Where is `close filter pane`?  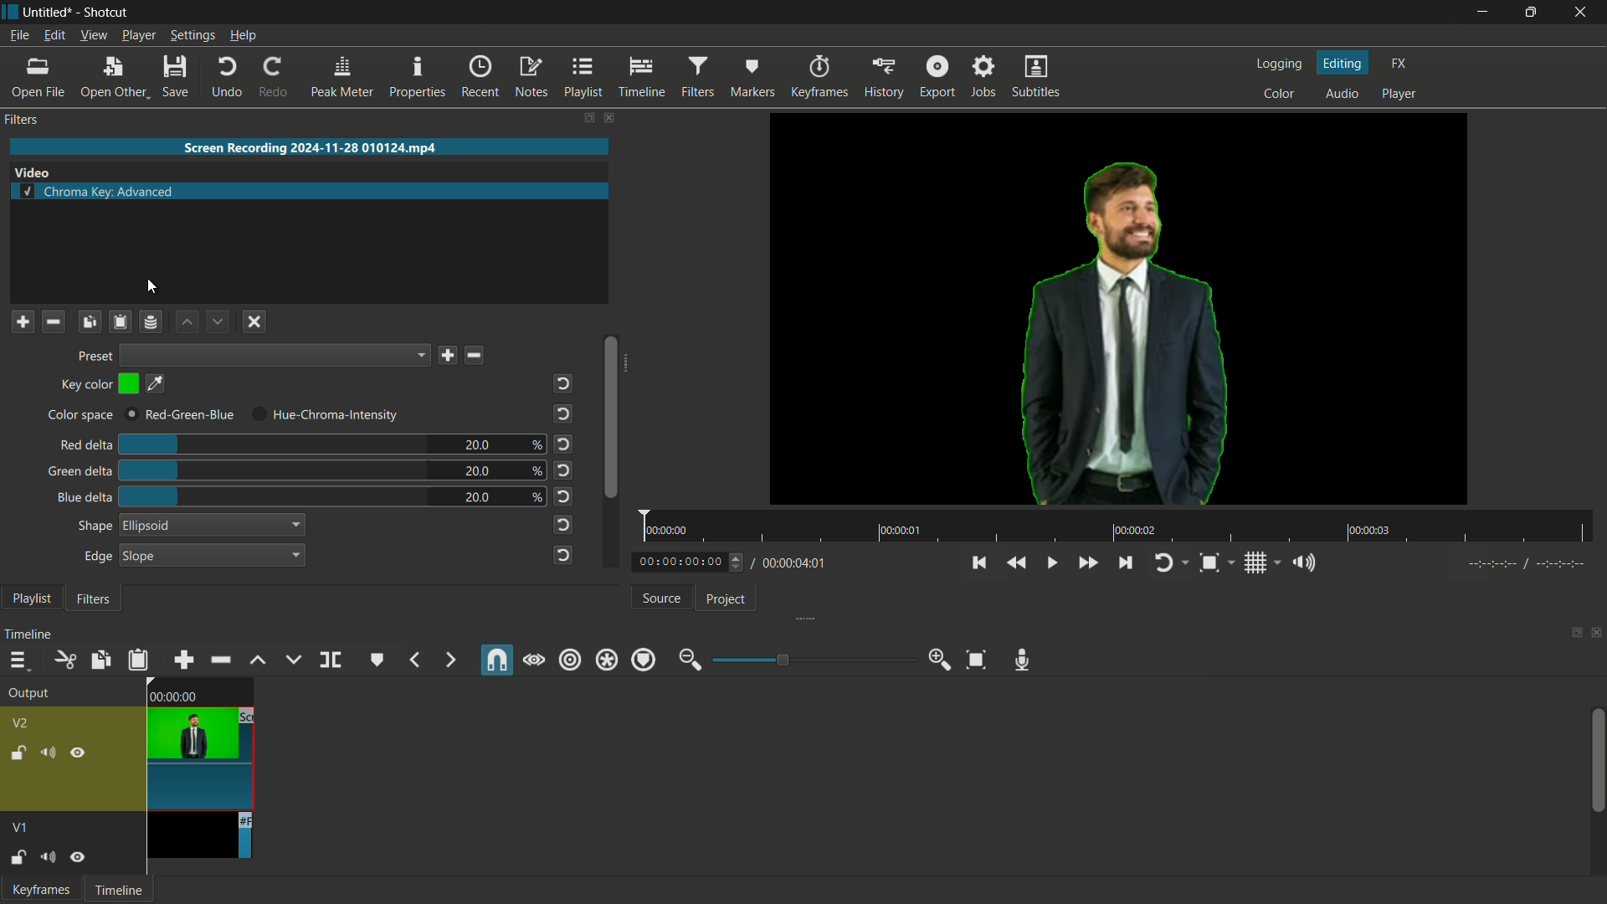 close filter pane is located at coordinates (614, 119).